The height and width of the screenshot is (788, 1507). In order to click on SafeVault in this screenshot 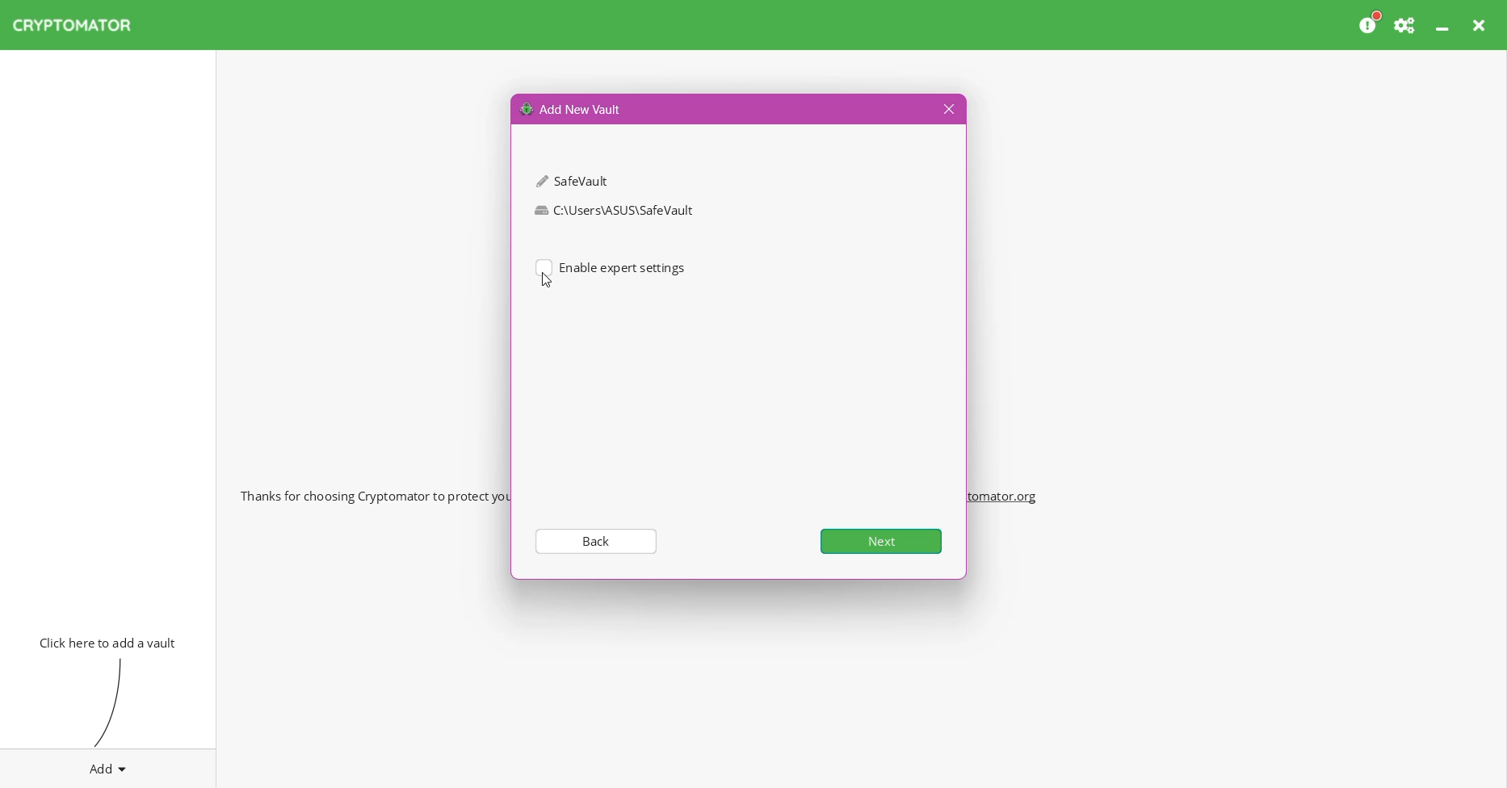, I will do `click(570, 181)`.